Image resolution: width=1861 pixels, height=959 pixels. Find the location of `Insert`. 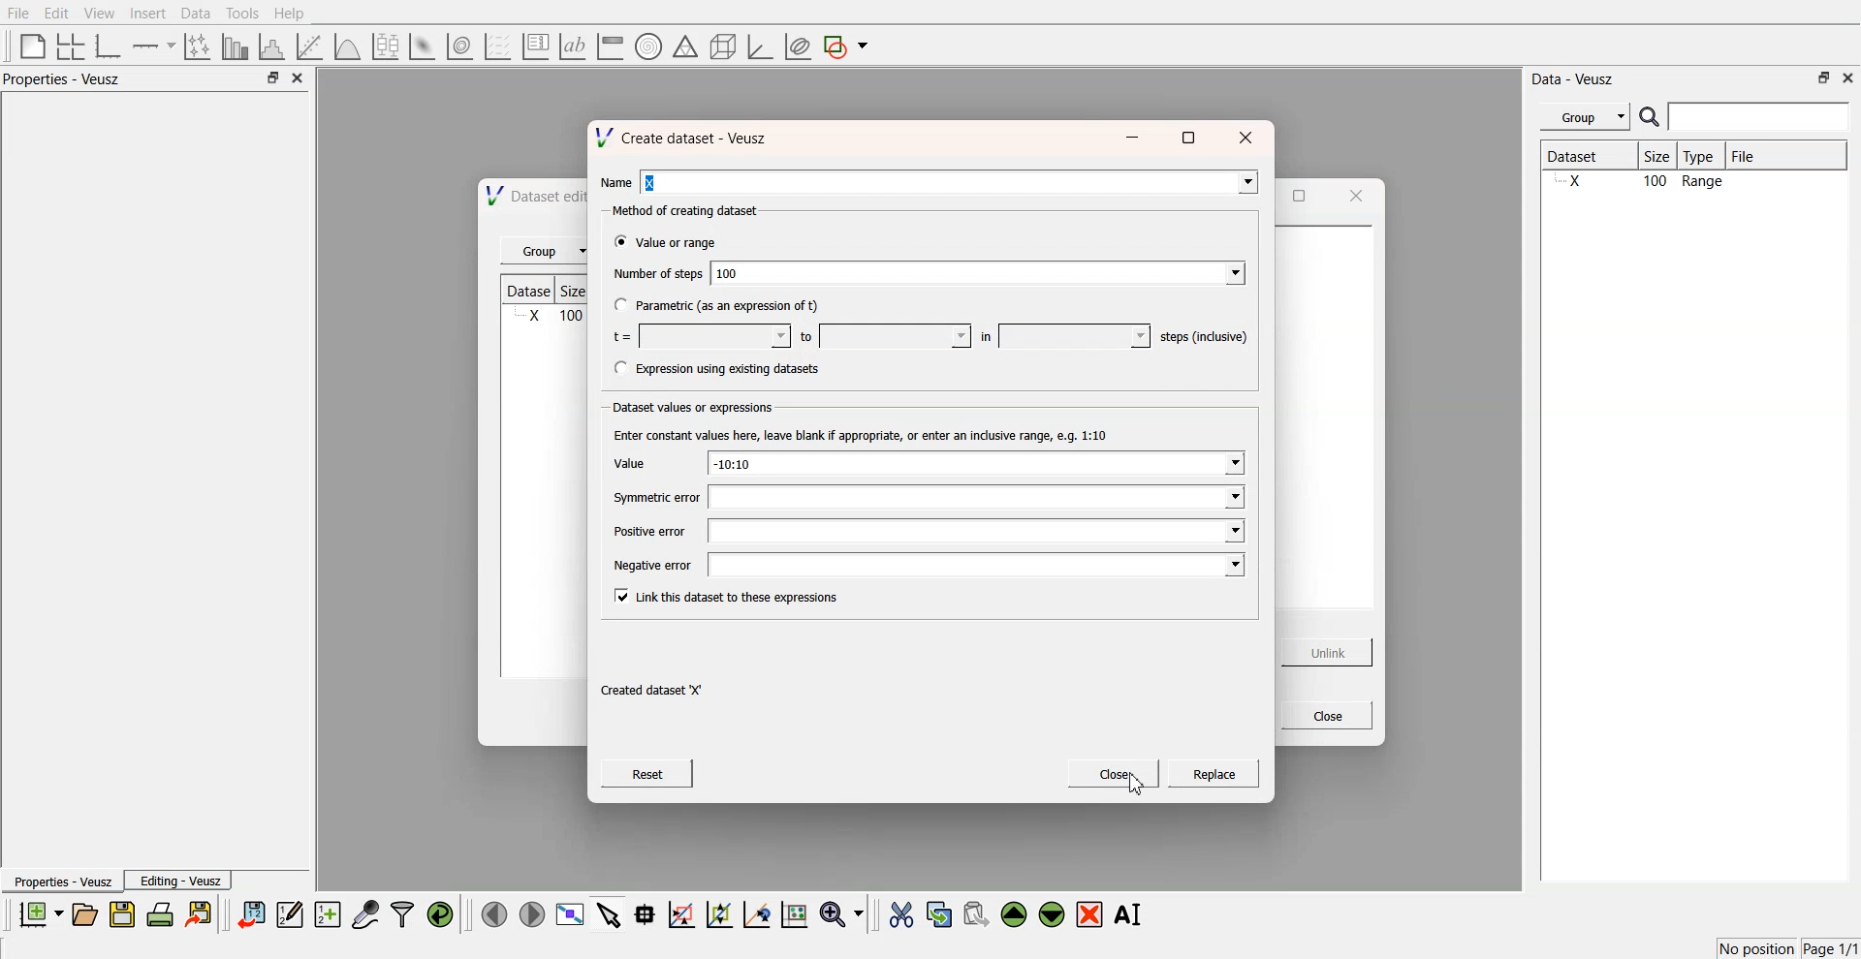

Insert is located at coordinates (145, 14).